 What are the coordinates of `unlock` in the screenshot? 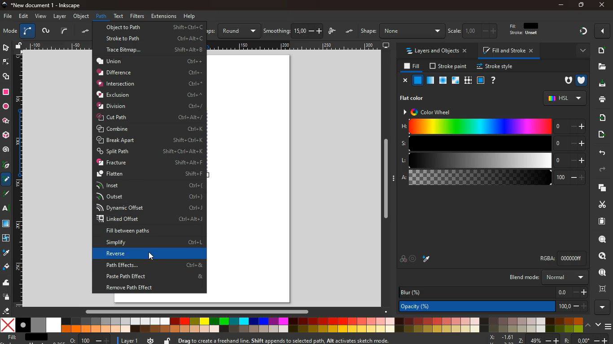 It's located at (167, 340).